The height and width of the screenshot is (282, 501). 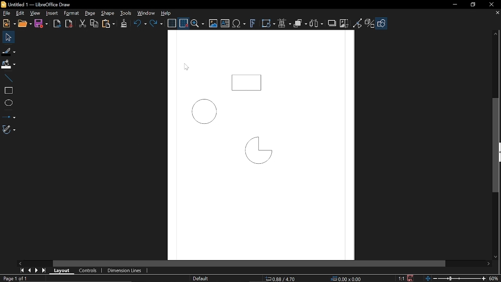 What do you see at coordinates (491, 4) in the screenshot?
I see `Close window` at bounding box center [491, 4].